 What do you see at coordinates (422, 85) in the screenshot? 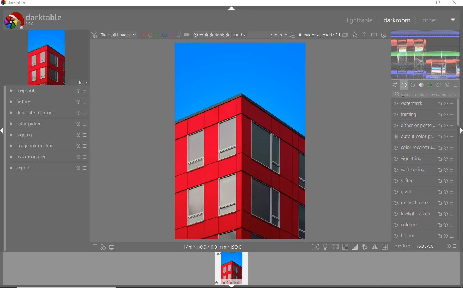
I see `tone` at bounding box center [422, 85].